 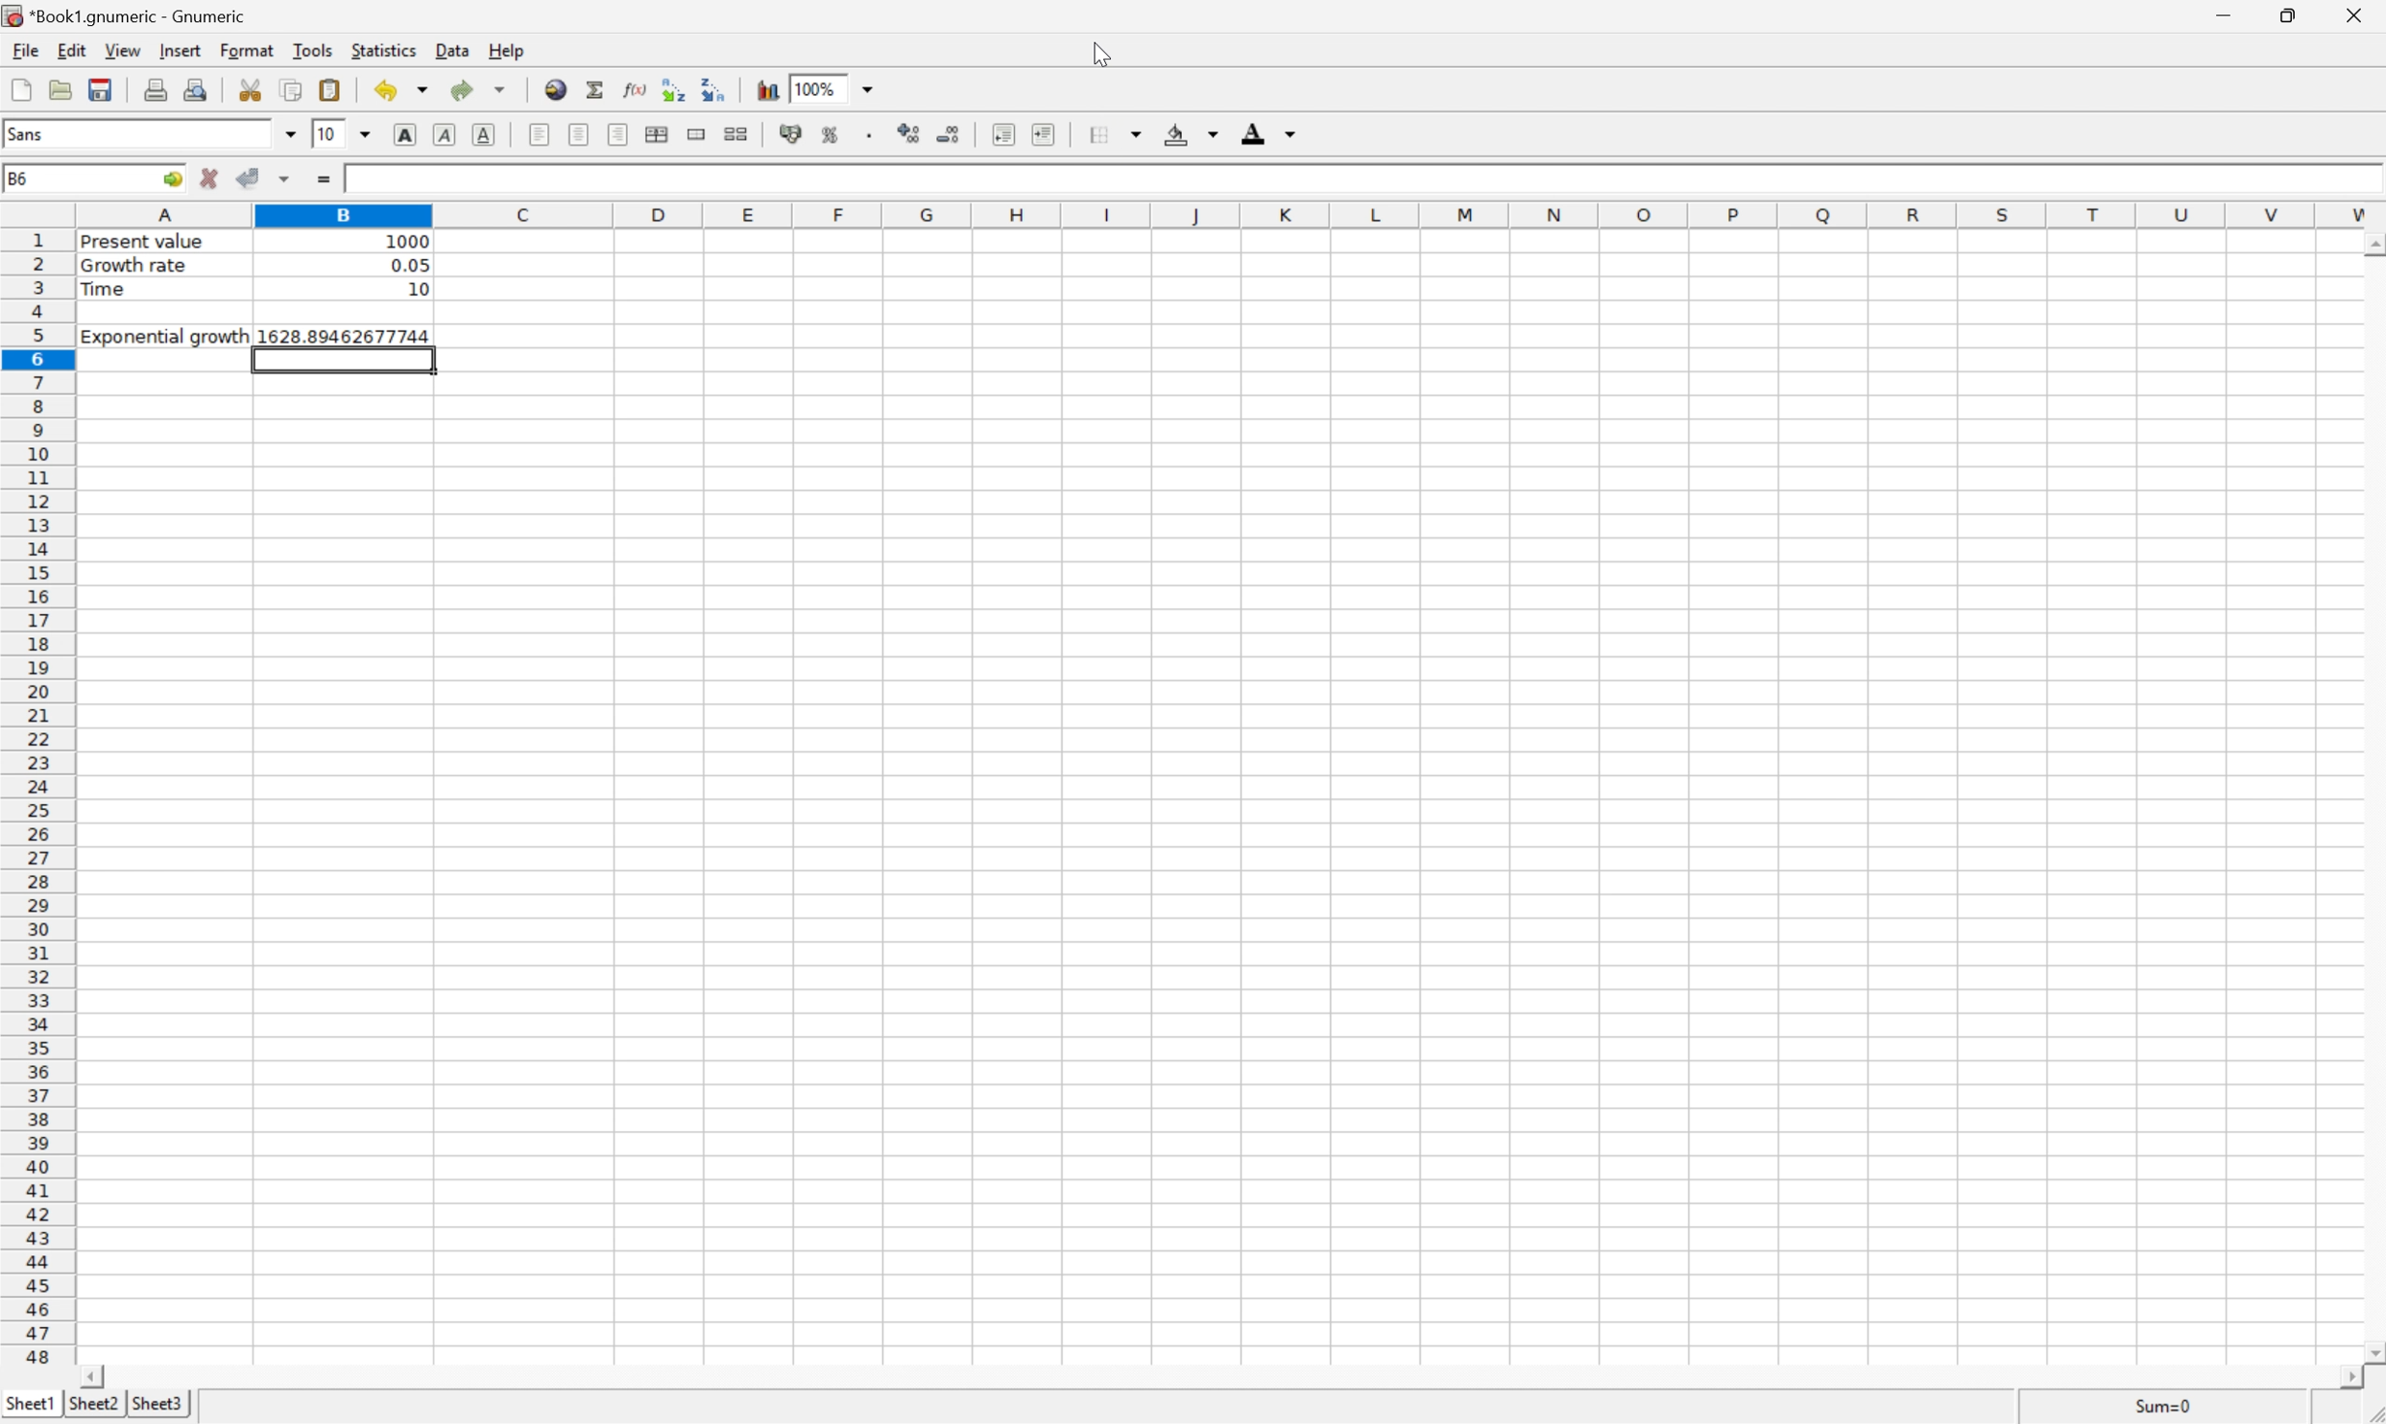 What do you see at coordinates (283, 178) in the screenshot?
I see `Accept changes in multiple cells` at bounding box center [283, 178].